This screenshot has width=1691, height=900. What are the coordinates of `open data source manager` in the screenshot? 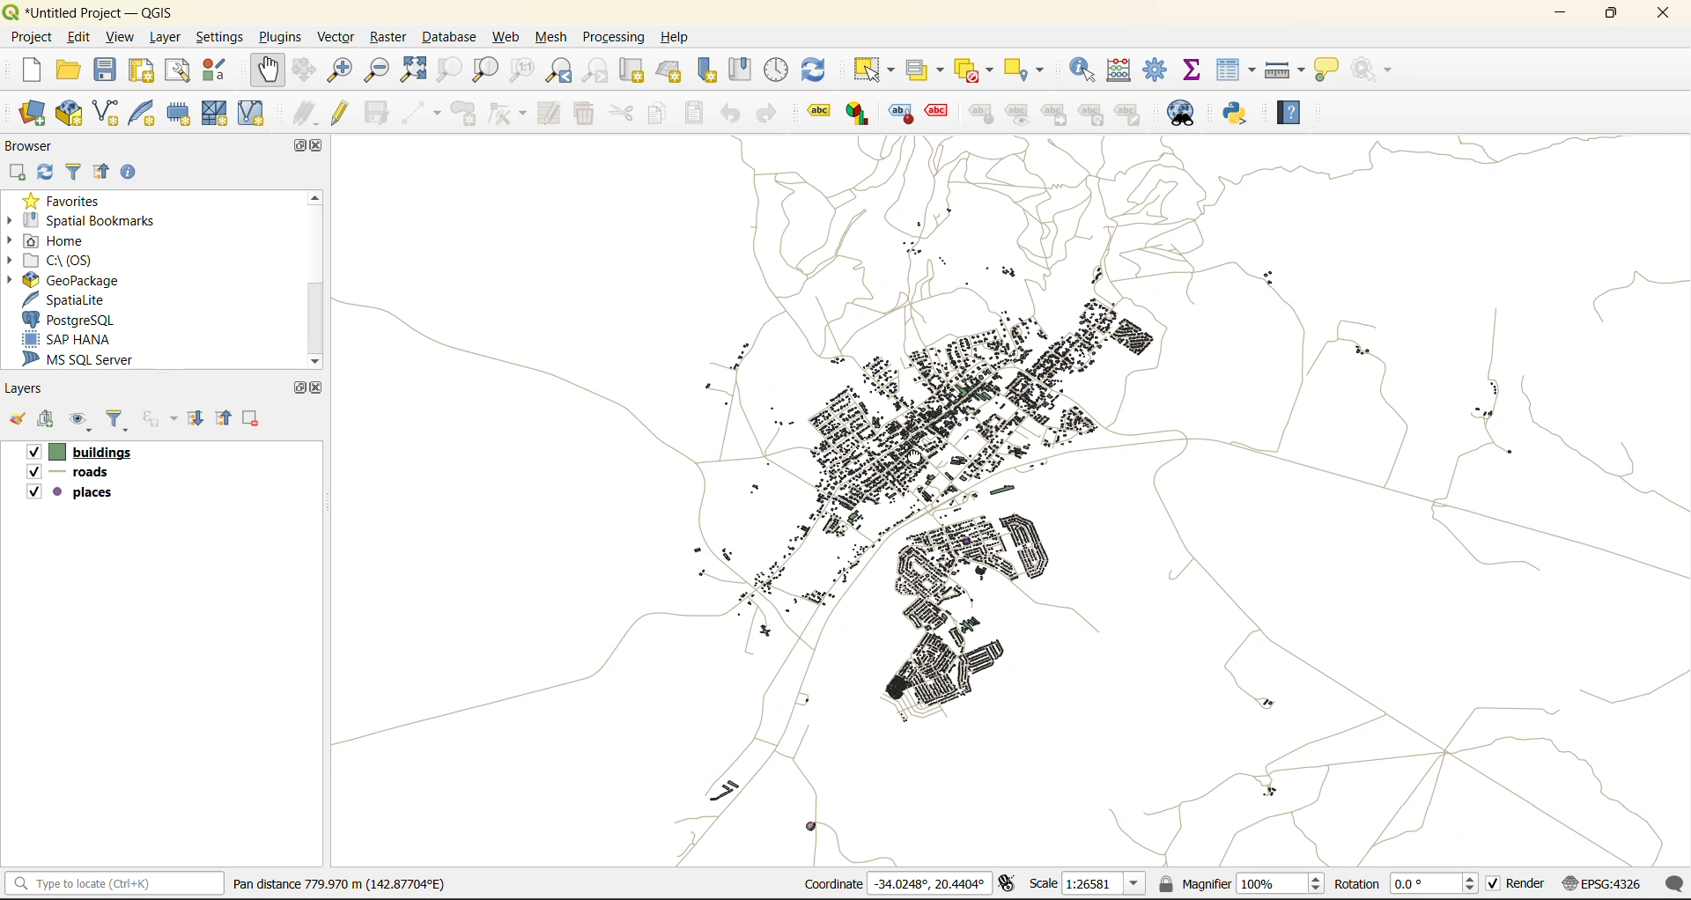 It's located at (33, 113).